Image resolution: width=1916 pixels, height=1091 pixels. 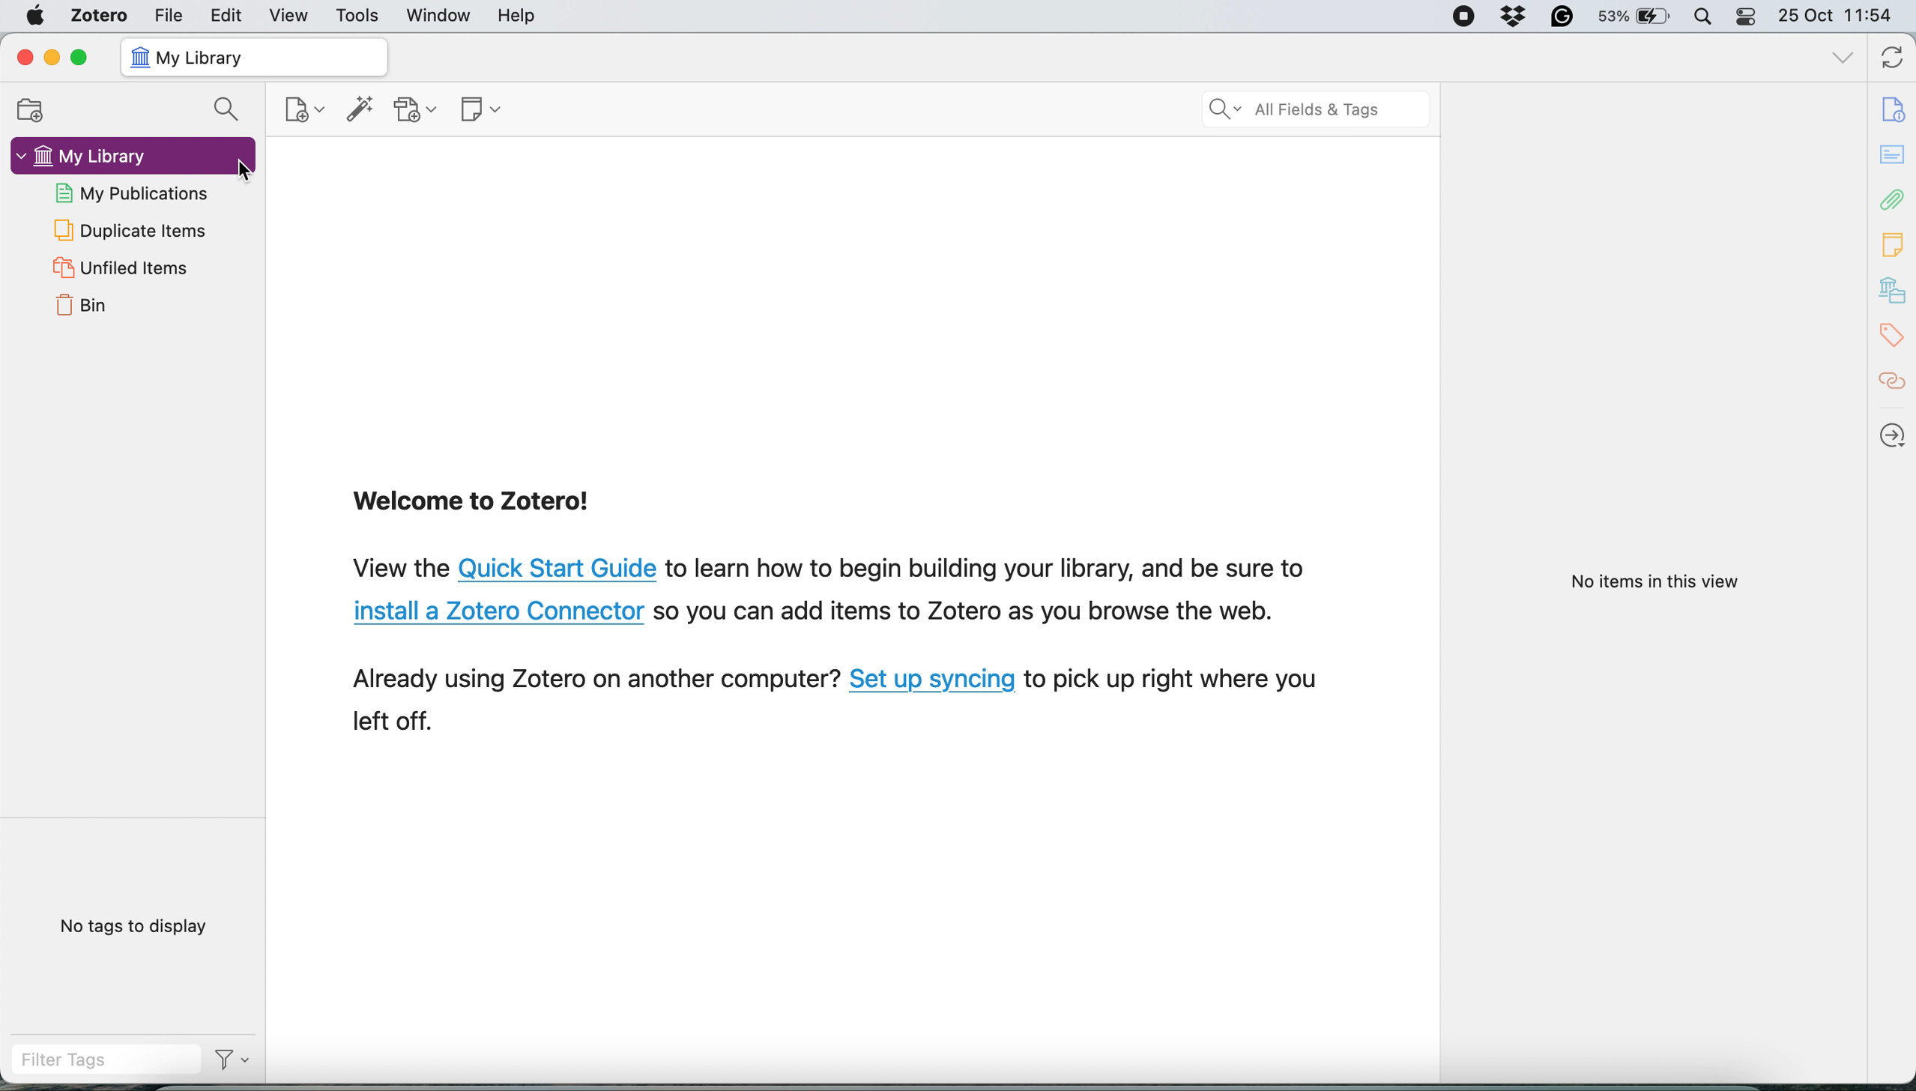 I want to click on document, so click(x=1897, y=110).